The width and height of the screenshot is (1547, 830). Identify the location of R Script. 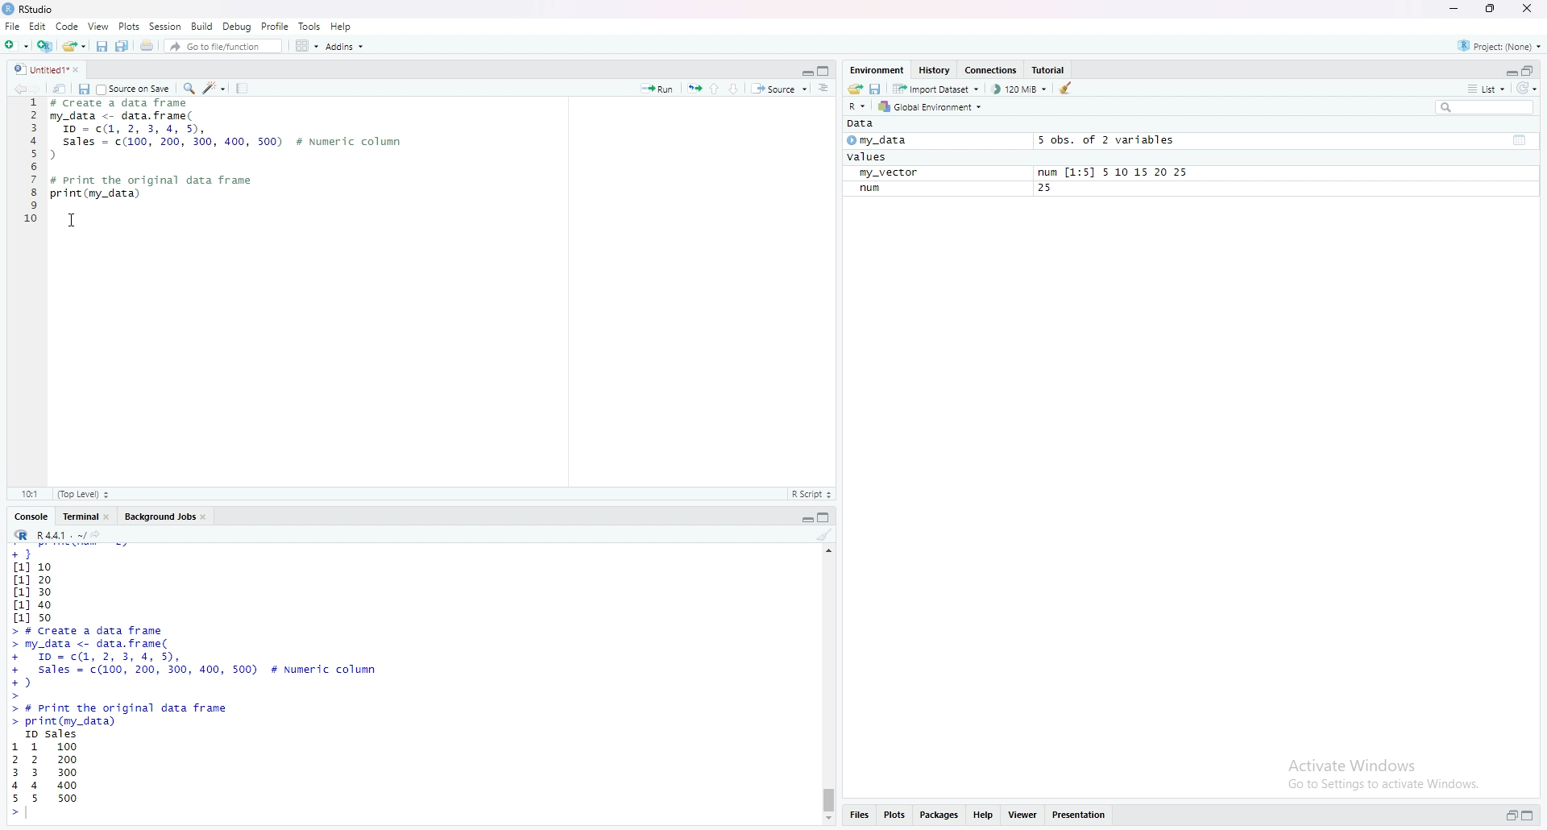
(816, 495).